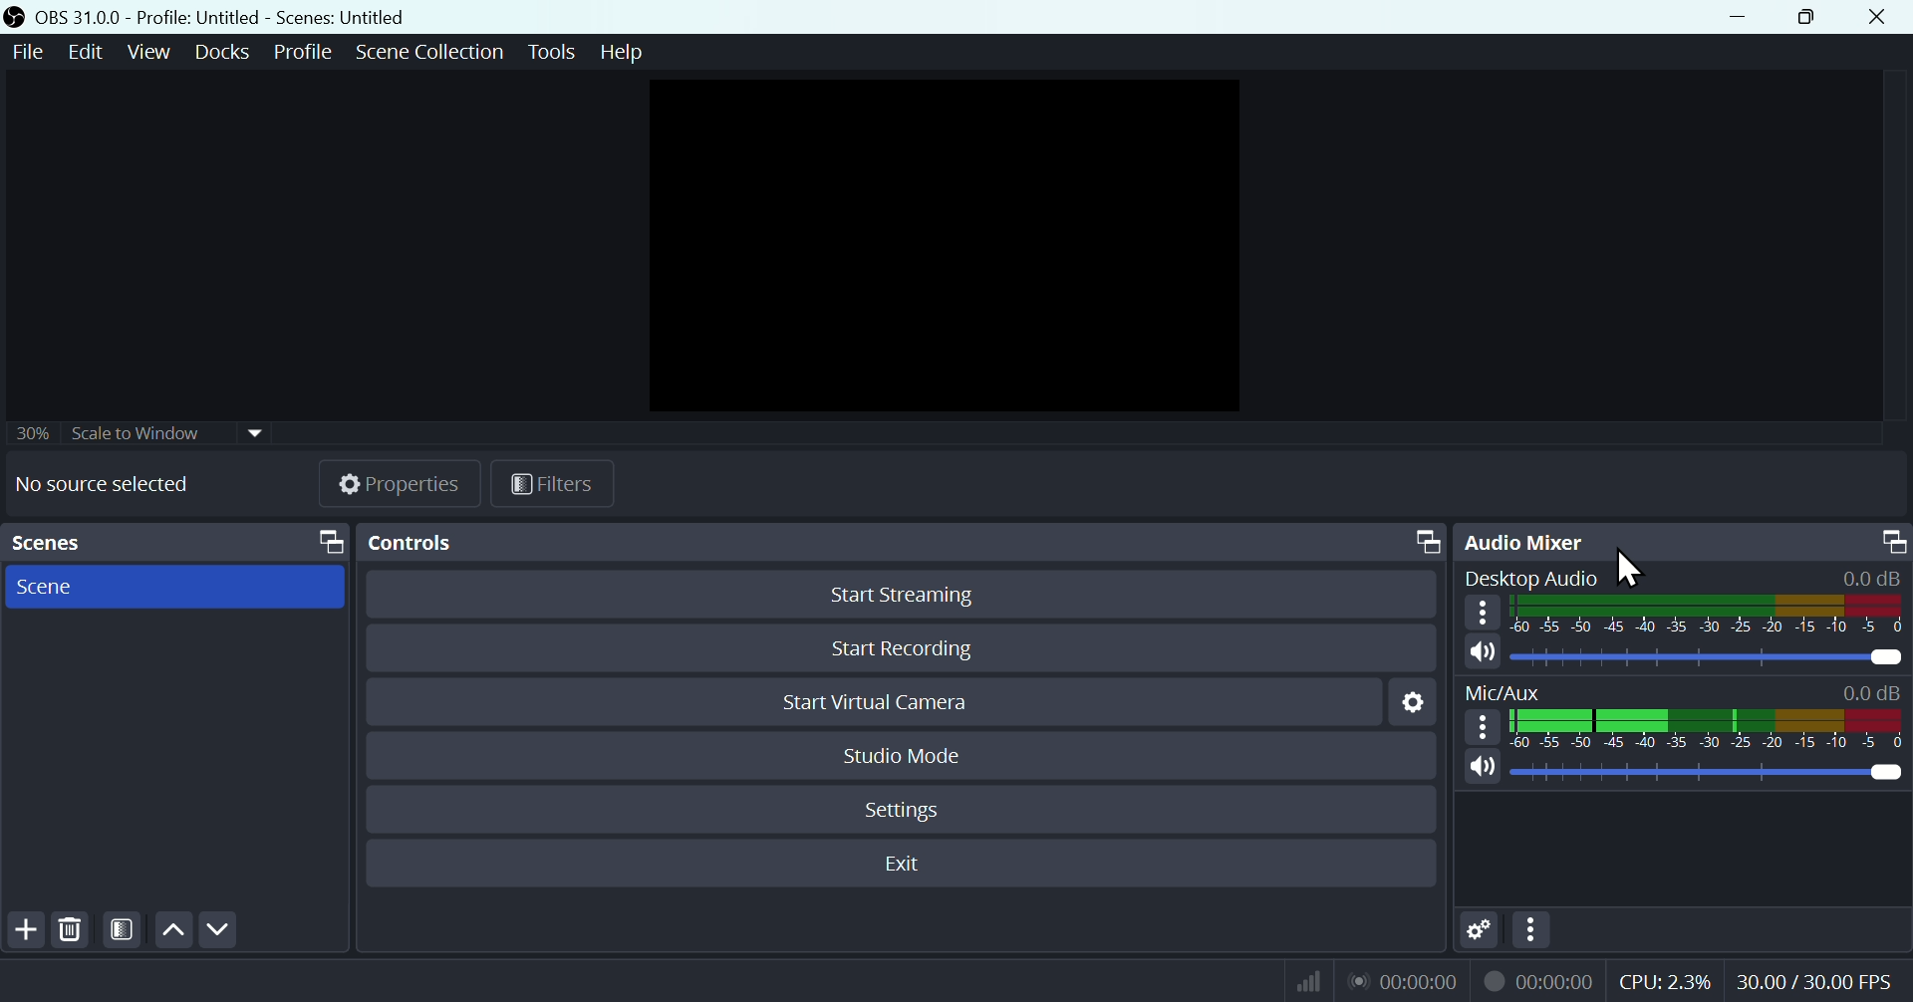 The height and width of the screenshot is (1002, 1913). Describe the element at coordinates (1863, 693) in the screenshot. I see `0.0dB` at that location.